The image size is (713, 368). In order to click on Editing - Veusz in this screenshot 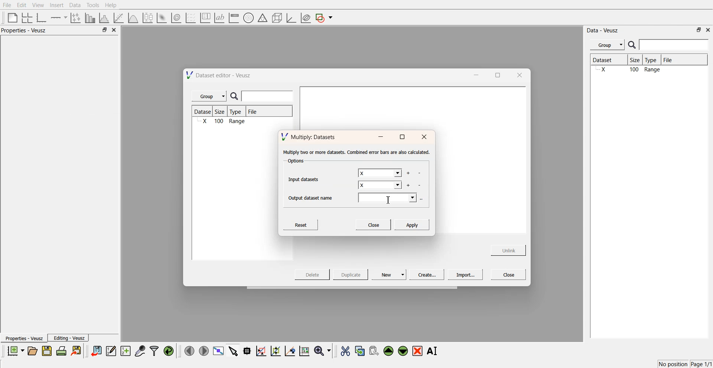, I will do `click(69, 338)`.